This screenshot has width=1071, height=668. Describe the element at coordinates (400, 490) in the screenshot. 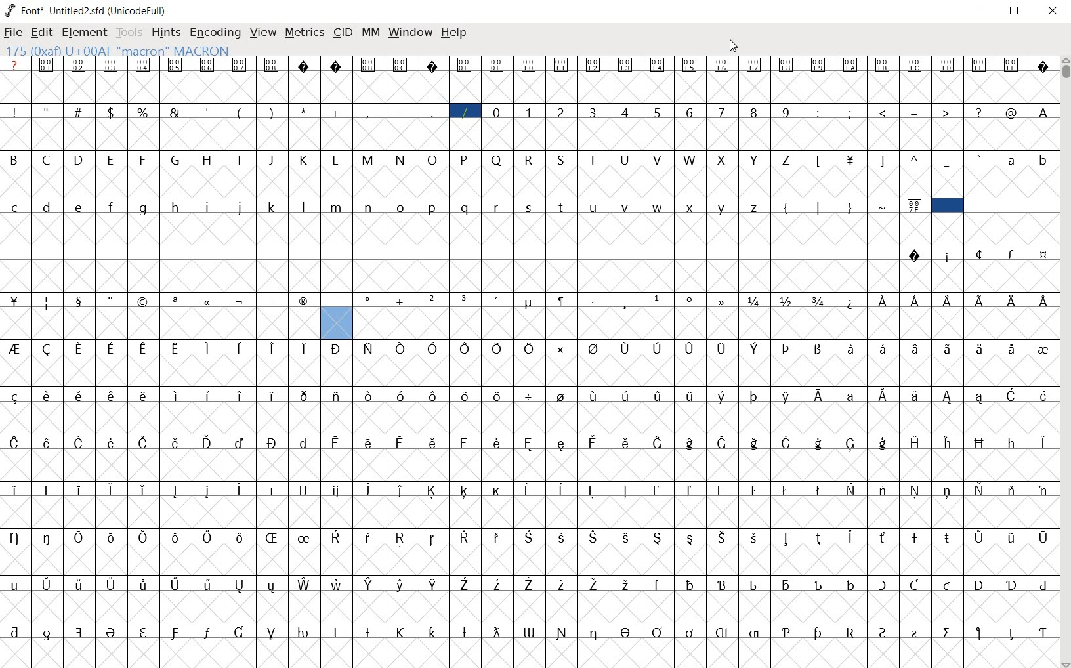

I see `Symbol` at that location.